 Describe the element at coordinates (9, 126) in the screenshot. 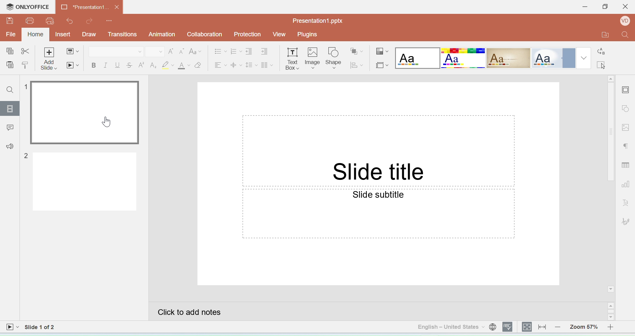

I see `Comments` at that location.